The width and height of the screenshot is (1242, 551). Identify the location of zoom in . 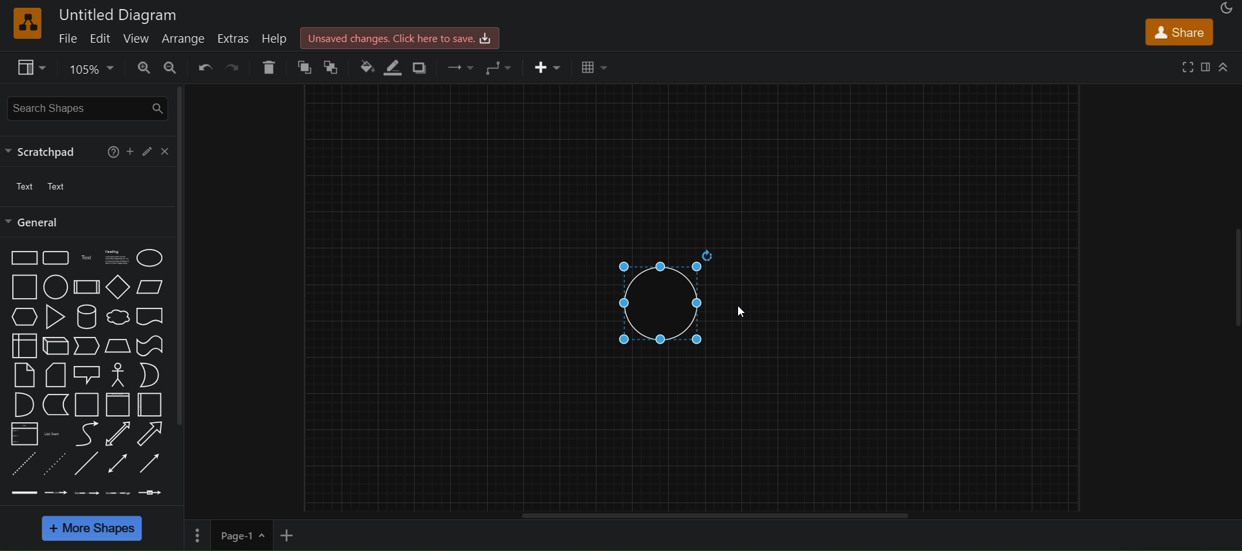
(145, 67).